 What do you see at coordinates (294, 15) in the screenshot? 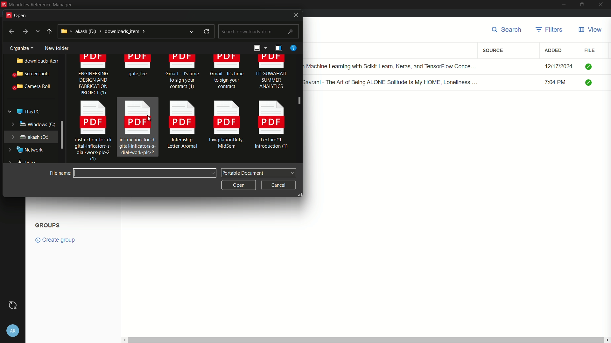
I see `close` at bounding box center [294, 15].